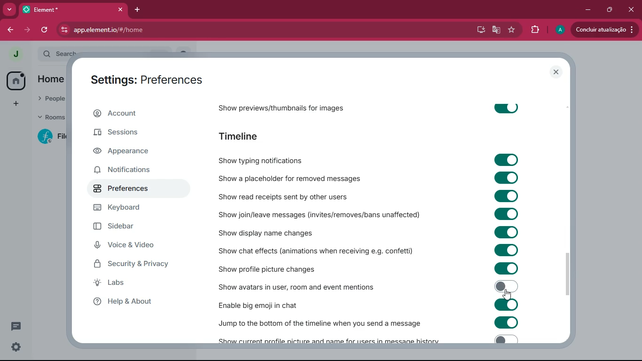  I want to click on a, so click(560, 30).